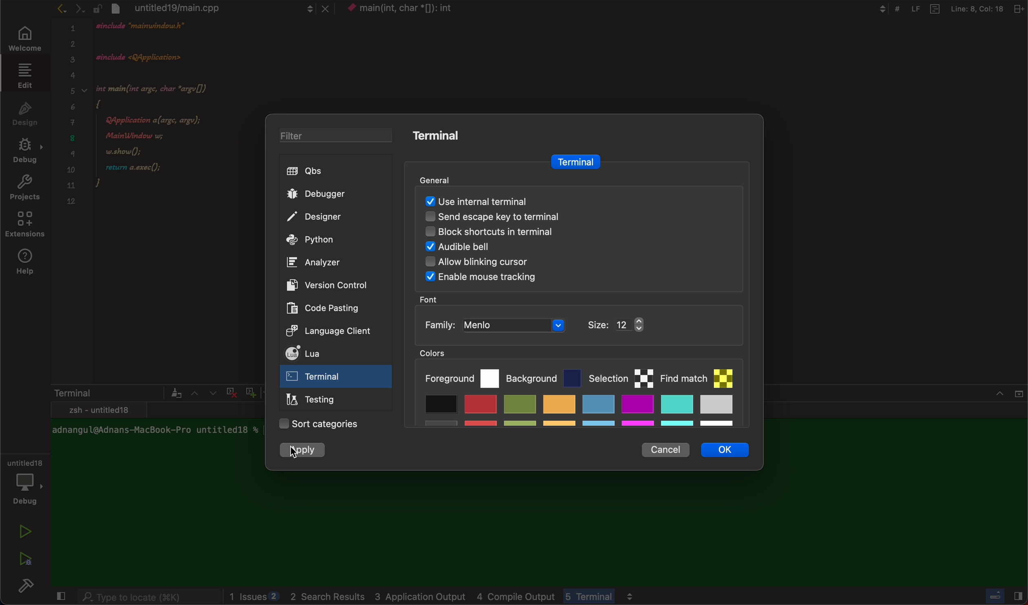 The height and width of the screenshot is (605, 1028). I want to click on file information, so click(944, 9).